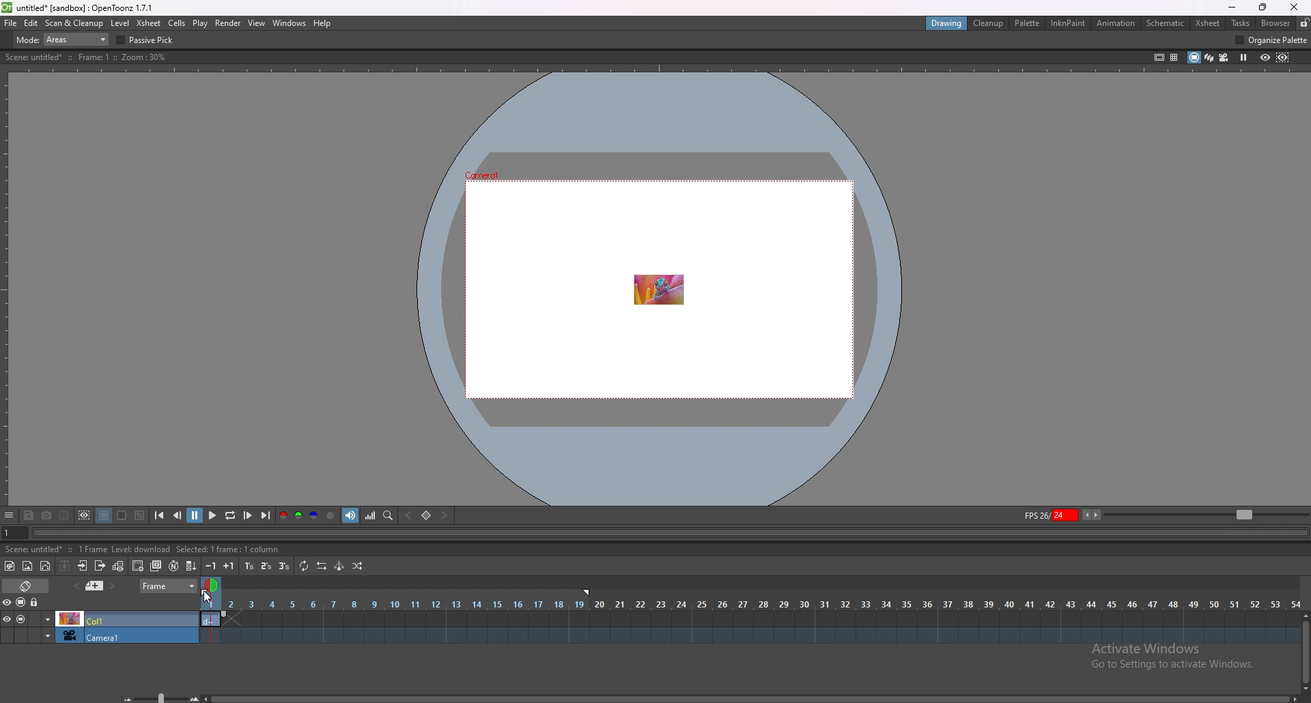  Describe the element at coordinates (750, 617) in the screenshot. I see `timeline` at that location.